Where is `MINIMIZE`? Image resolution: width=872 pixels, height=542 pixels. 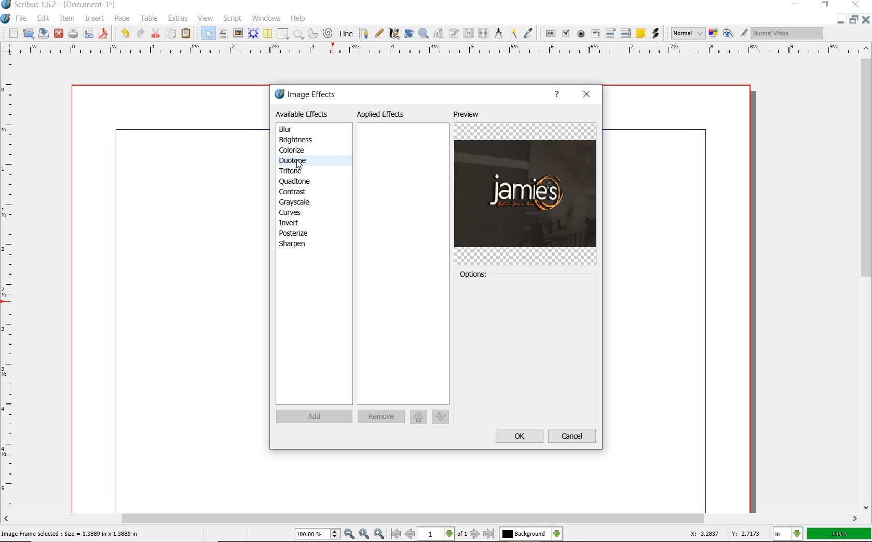 MINIMIZE is located at coordinates (841, 20).